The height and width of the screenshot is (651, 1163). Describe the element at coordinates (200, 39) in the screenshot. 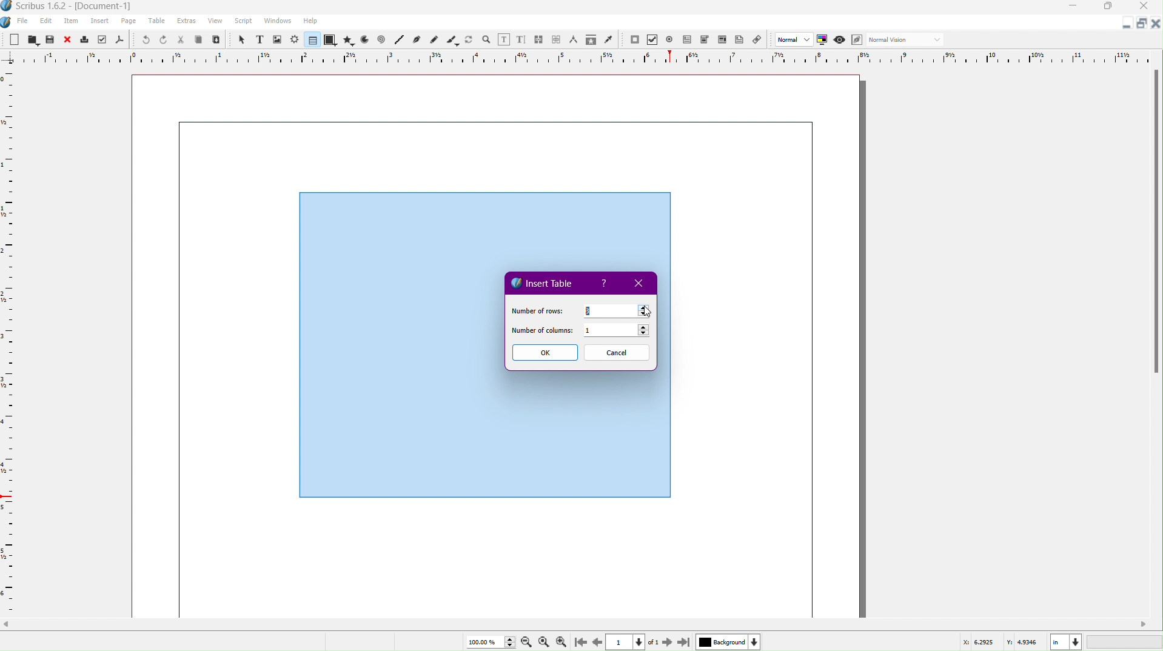

I see `Copy` at that location.